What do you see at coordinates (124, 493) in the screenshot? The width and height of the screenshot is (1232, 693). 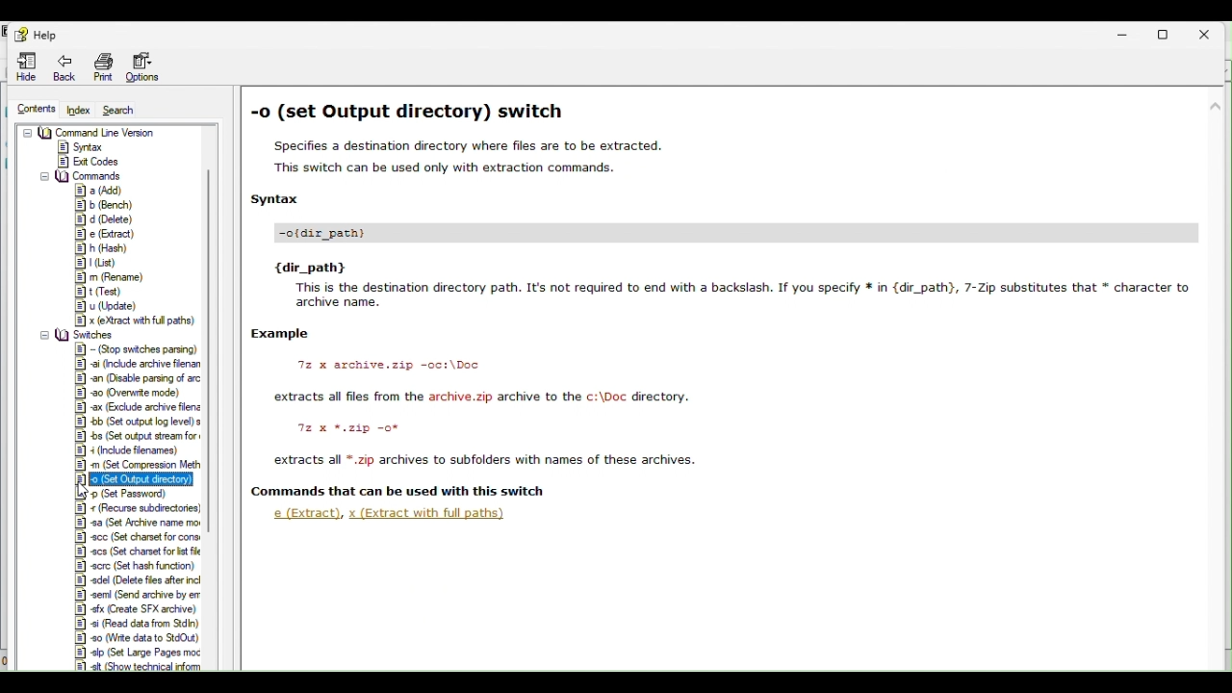 I see `Set password` at bounding box center [124, 493].